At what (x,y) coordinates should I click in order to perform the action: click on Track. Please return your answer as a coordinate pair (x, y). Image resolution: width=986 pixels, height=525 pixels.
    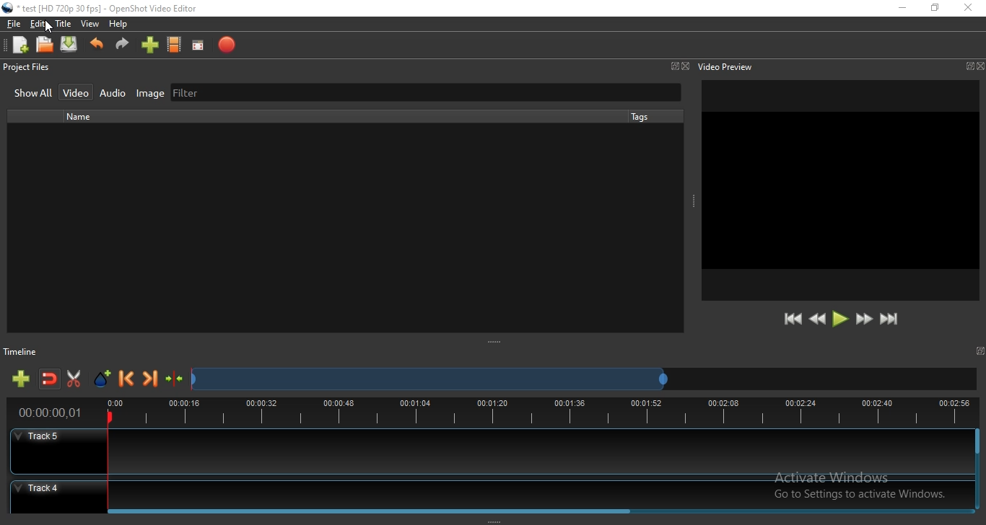
    Looking at the image, I should click on (489, 492).